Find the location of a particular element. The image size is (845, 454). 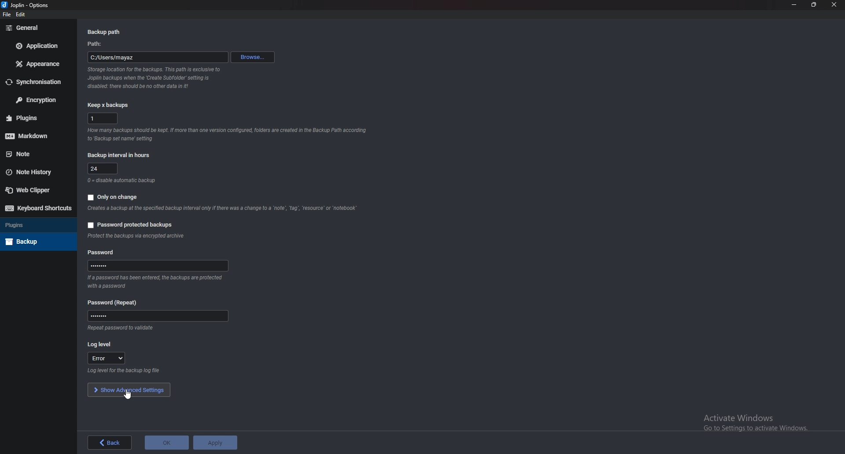

Log level is located at coordinates (104, 345).